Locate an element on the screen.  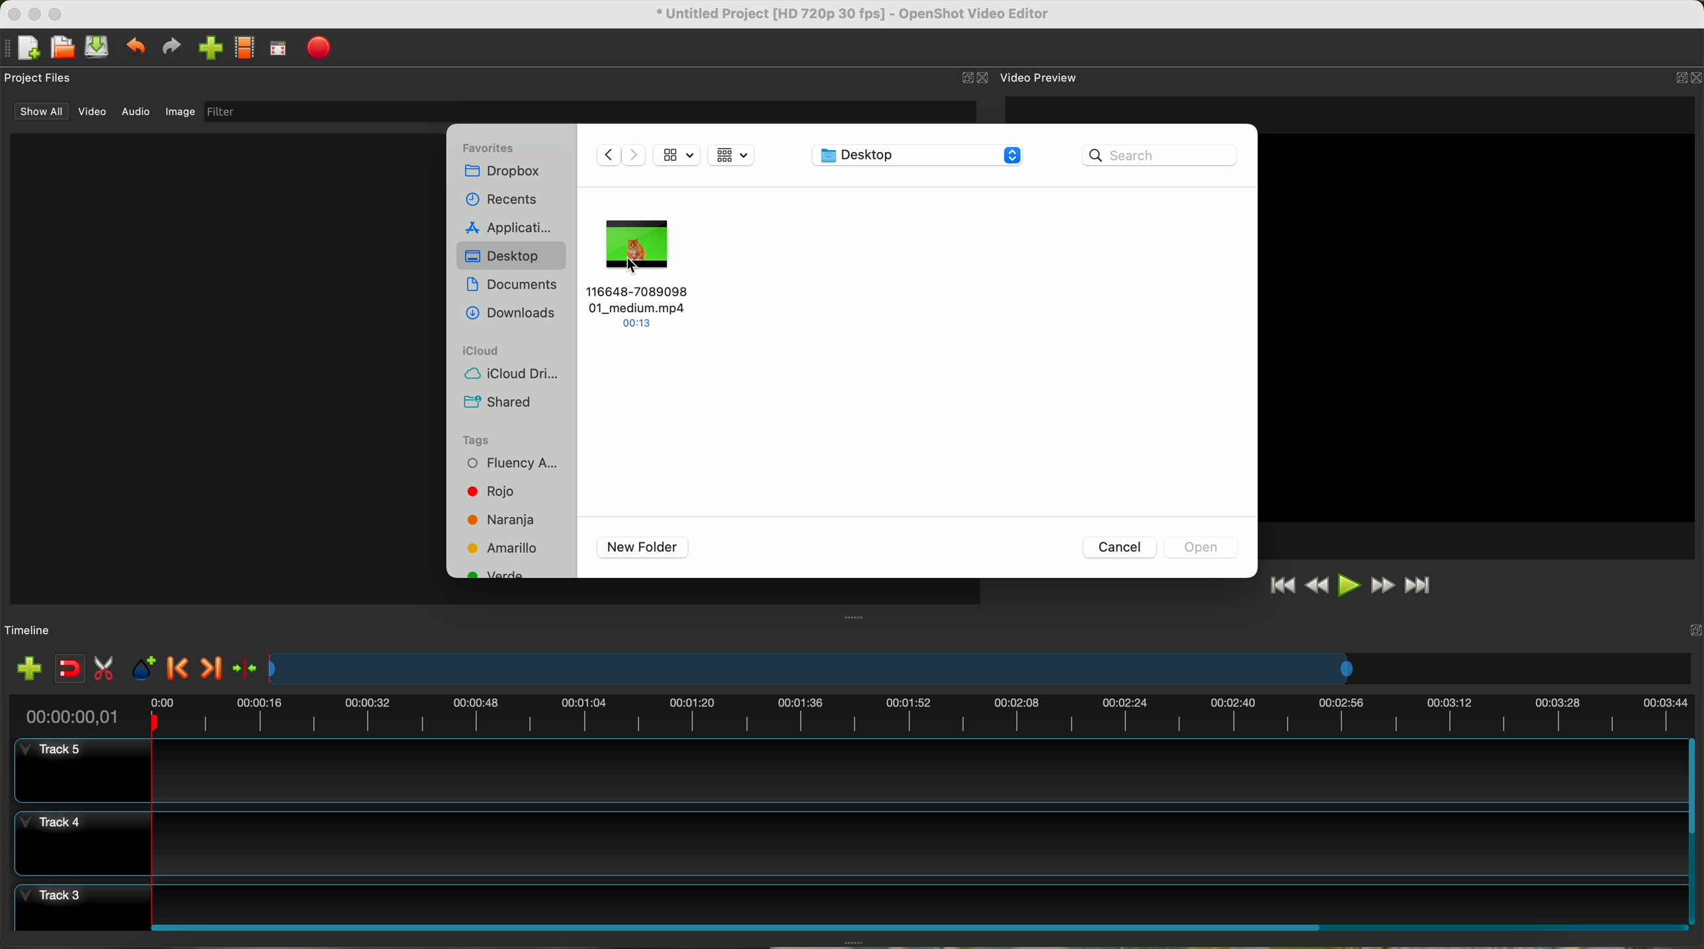
jump to start is located at coordinates (1281, 584).